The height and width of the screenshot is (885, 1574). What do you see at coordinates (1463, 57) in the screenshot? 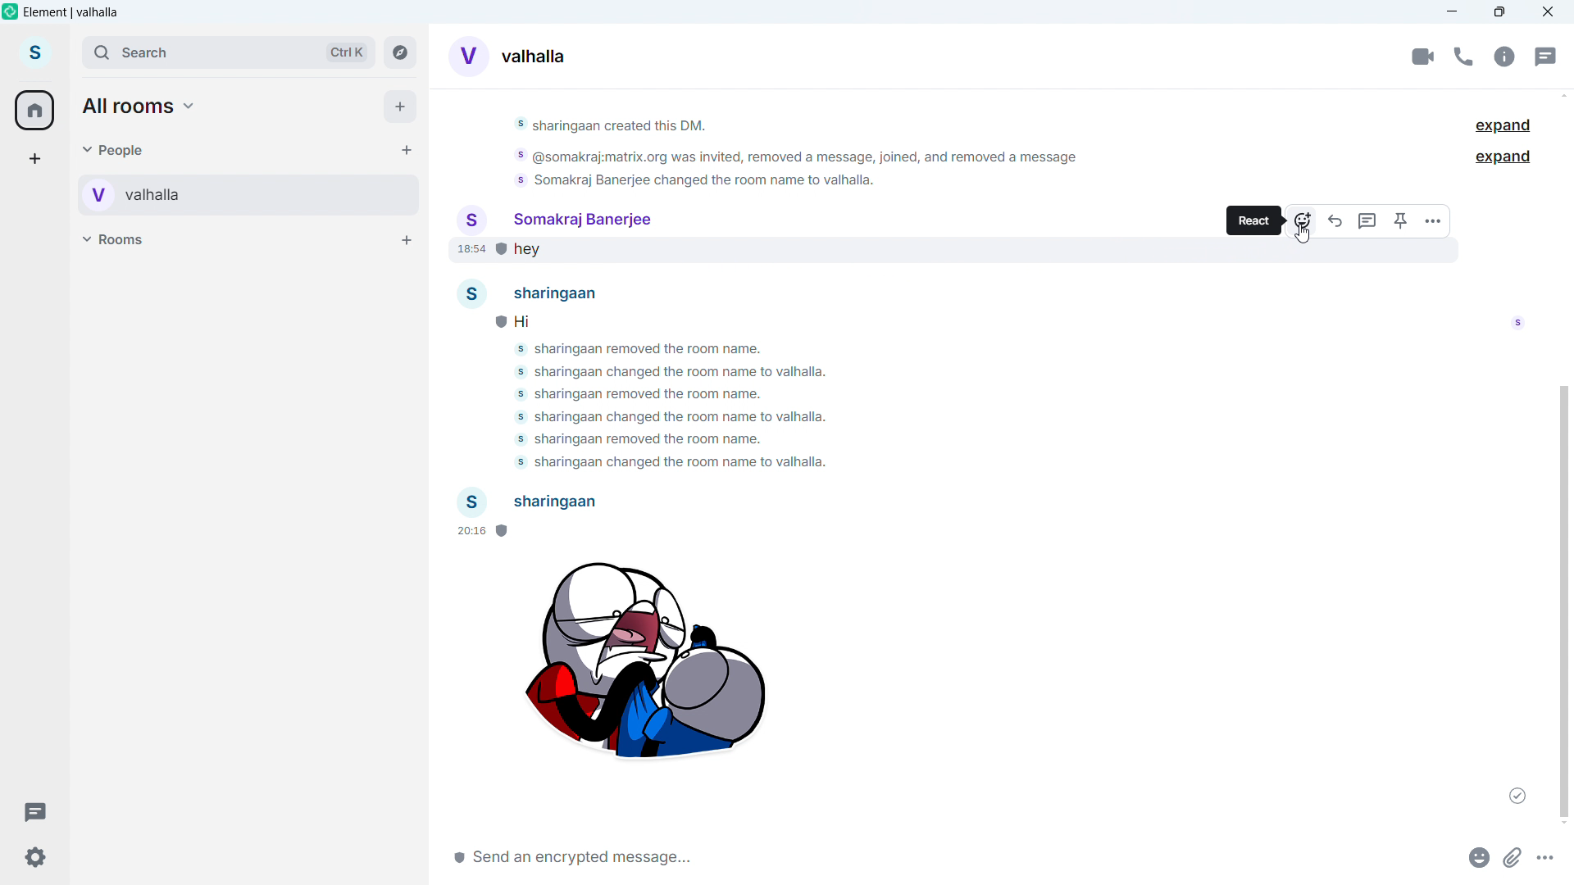
I see `call ` at bounding box center [1463, 57].